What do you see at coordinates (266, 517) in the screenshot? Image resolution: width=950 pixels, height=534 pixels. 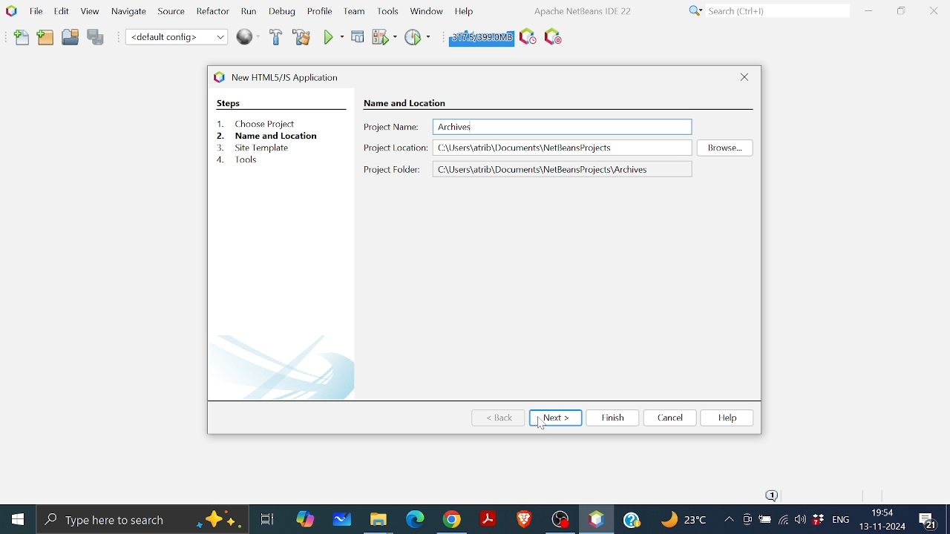 I see `Task view` at bounding box center [266, 517].